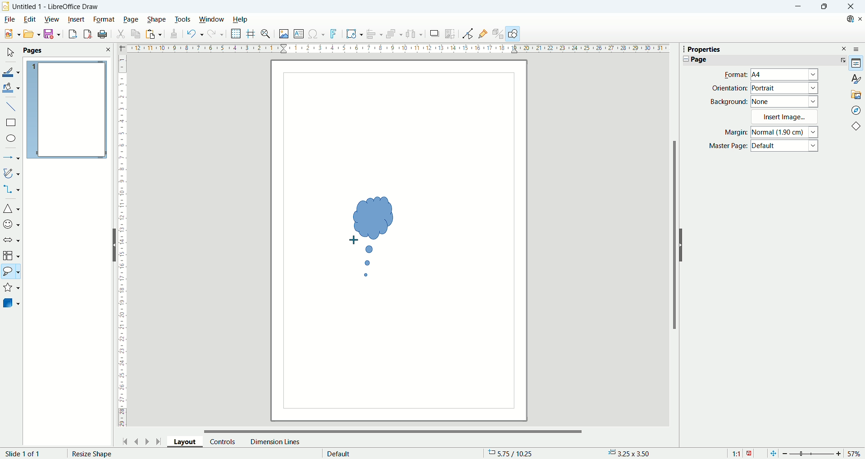 The height and width of the screenshot is (459, 865). I want to click on Vetical ruler, so click(123, 243).